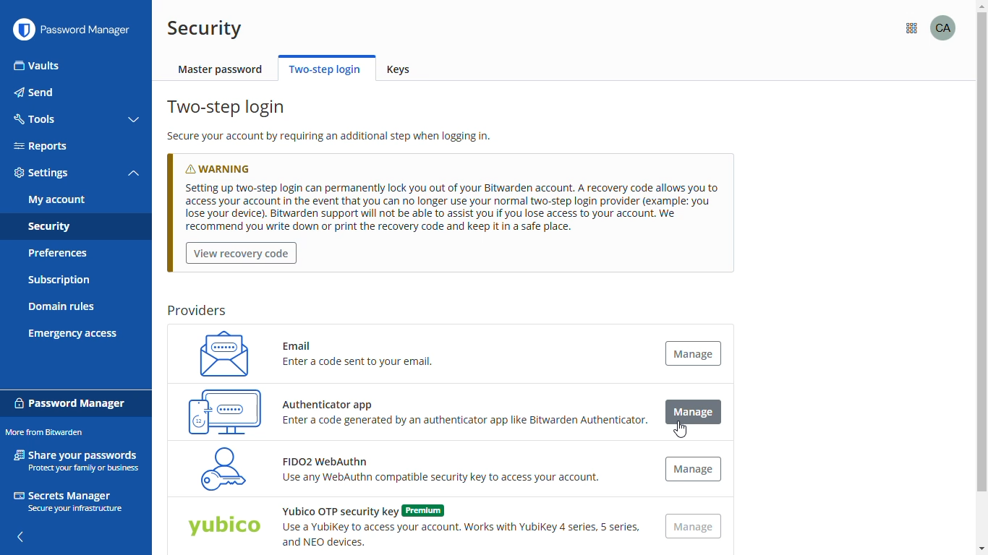 The image size is (988, 555). I want to click on tools, so click(33, 118).